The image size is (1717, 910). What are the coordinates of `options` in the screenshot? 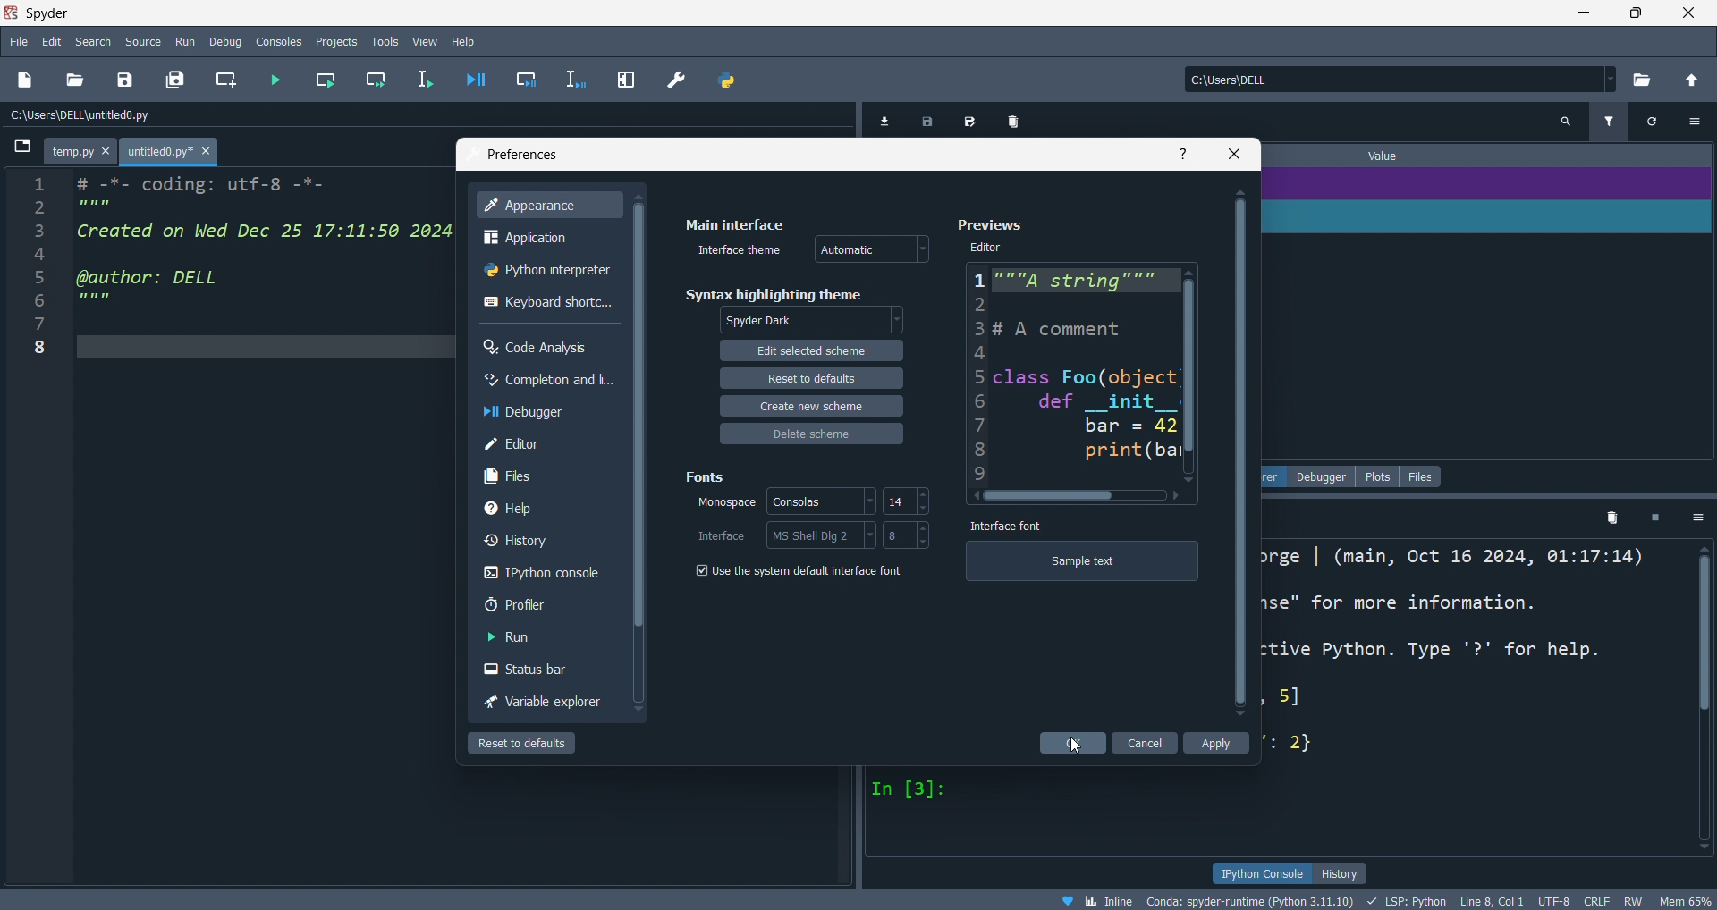 It's located at (1700, 518).